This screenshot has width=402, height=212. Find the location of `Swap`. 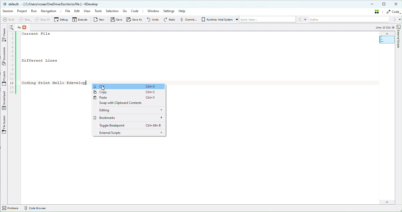

Swap is located at coordinates (130, 104).